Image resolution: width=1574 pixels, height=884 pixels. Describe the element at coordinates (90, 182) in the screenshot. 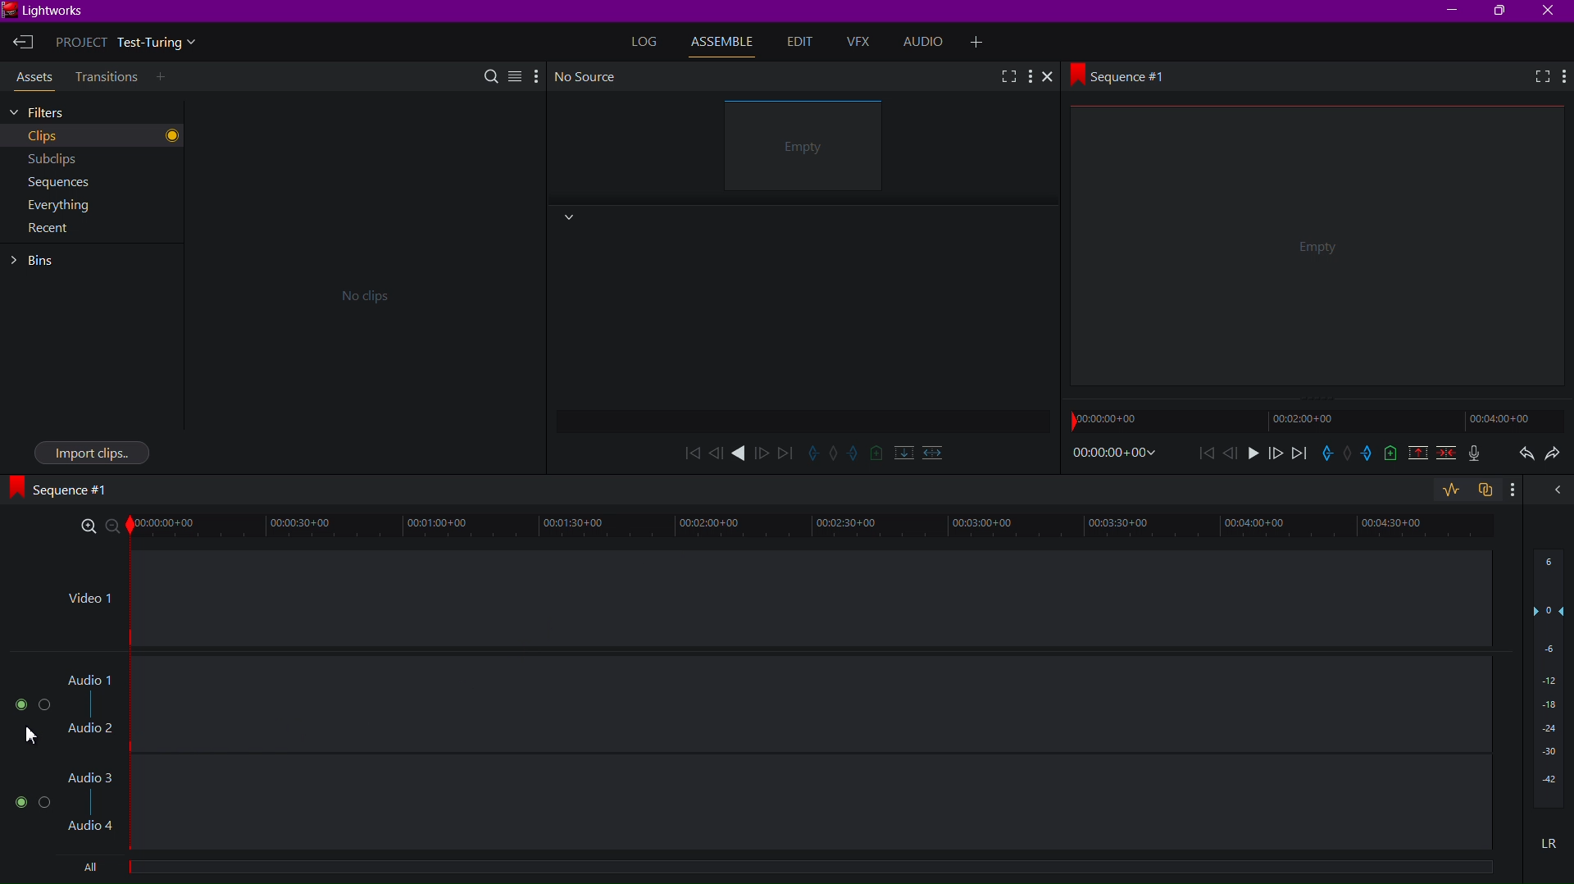

I see `Sequences` at that location.